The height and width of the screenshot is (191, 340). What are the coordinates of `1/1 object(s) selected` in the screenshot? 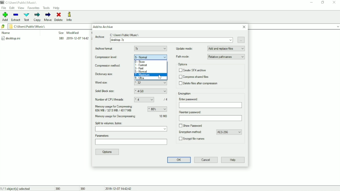 It's located at (17, 188).